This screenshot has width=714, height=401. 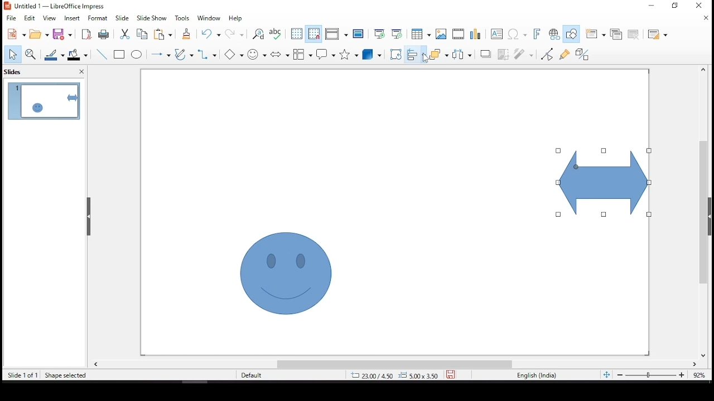 I want to click on charts, so click(x=477, y=35).